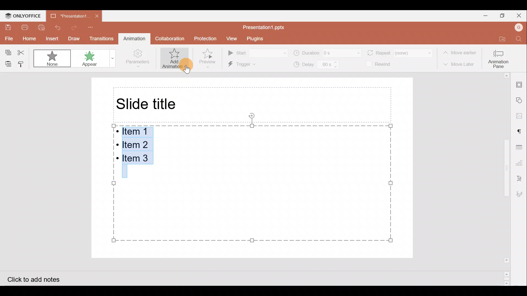 Image resolution: width=527 pixels, height=296 pixels. I want to click on View, so click(232, 38).